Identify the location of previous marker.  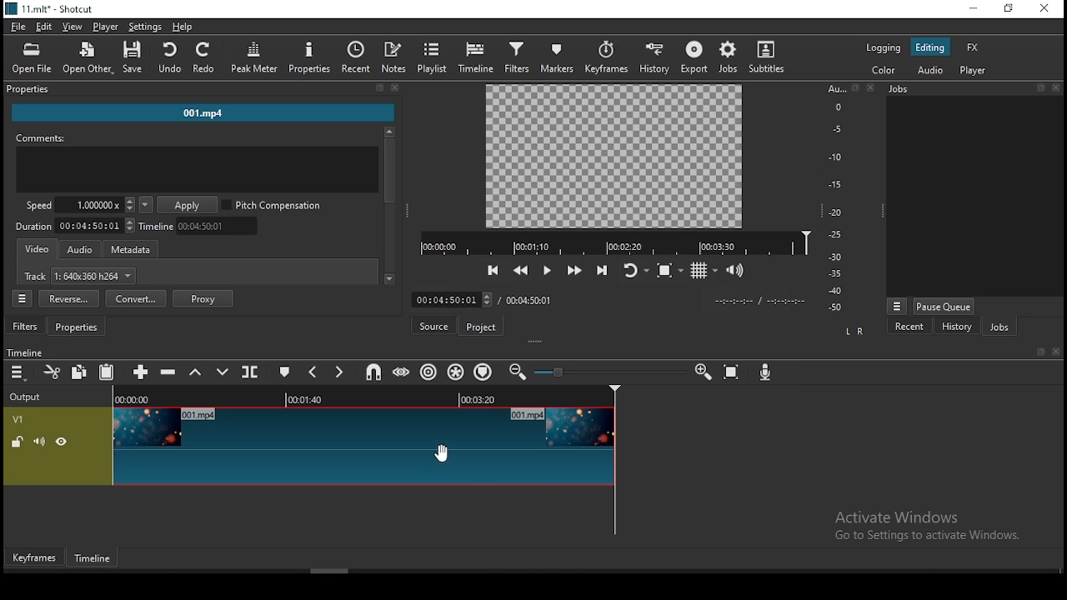
(317, 372).